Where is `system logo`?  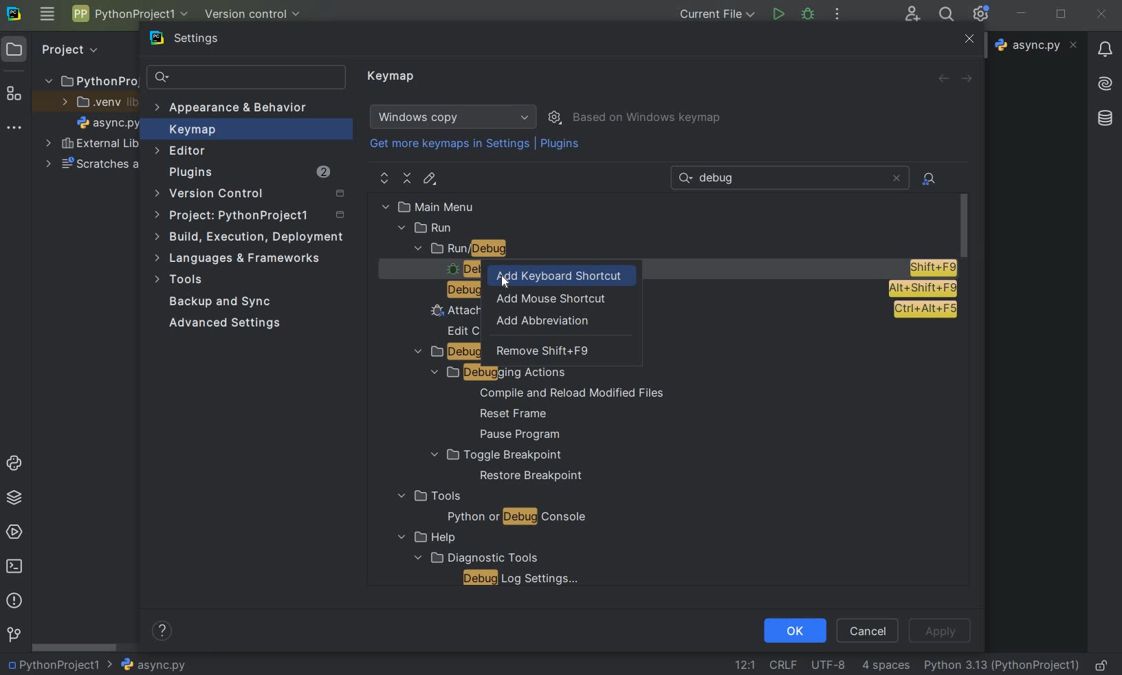
system logo is located at coordinates (13, 12).